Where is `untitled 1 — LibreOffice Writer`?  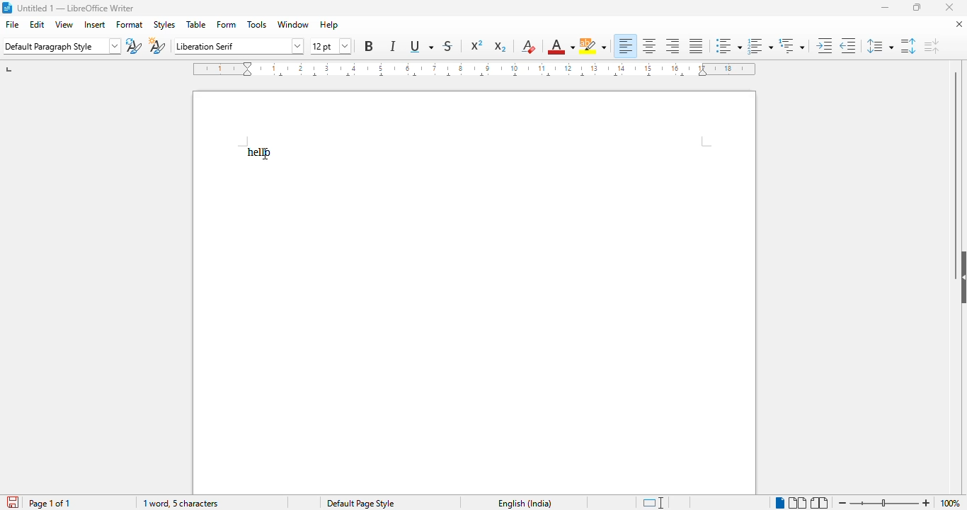
untitled 1 — LibreOffice Writer is located at coordinates (81, 9).